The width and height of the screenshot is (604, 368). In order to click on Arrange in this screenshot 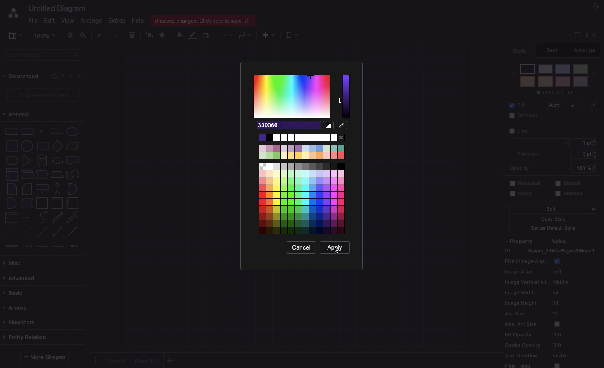, I will do `click(588, 50)`.